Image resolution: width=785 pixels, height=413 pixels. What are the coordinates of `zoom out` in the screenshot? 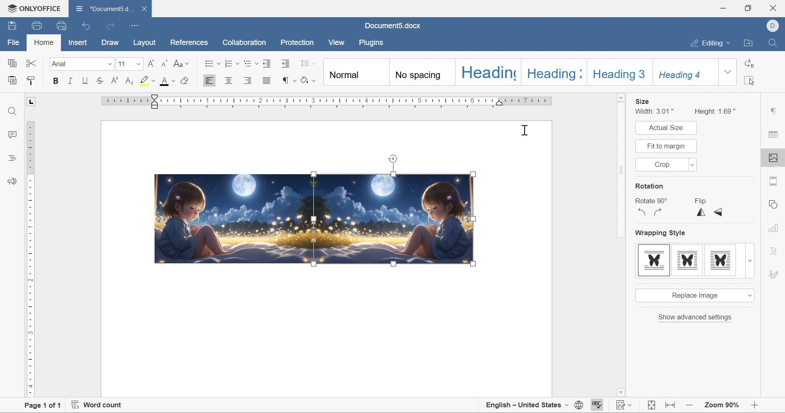 It's located at (754, 407).